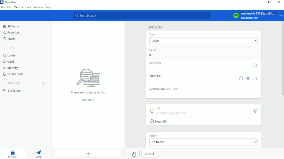 The height and width of the screenshot is (159, 284). I want to click on All items, so click(11, 26).